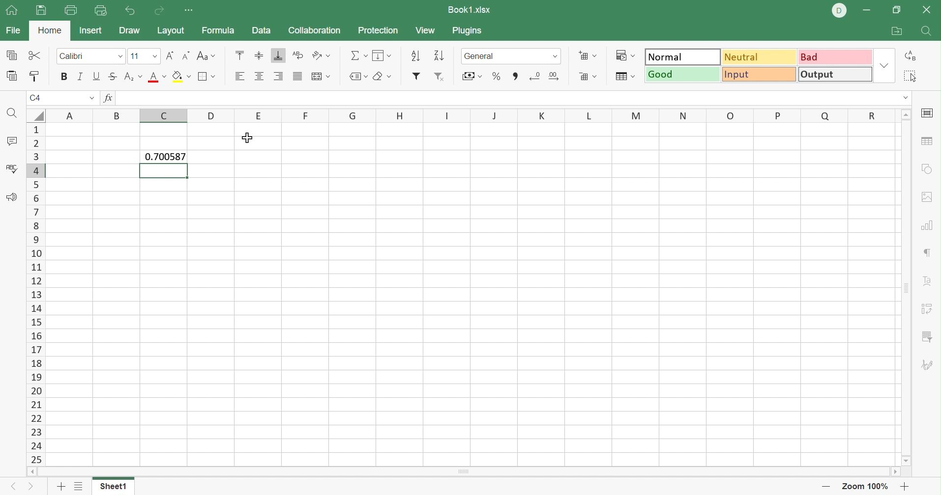 This screenshot has width=941, height=495. I want to click on Data, so click(260, 30).